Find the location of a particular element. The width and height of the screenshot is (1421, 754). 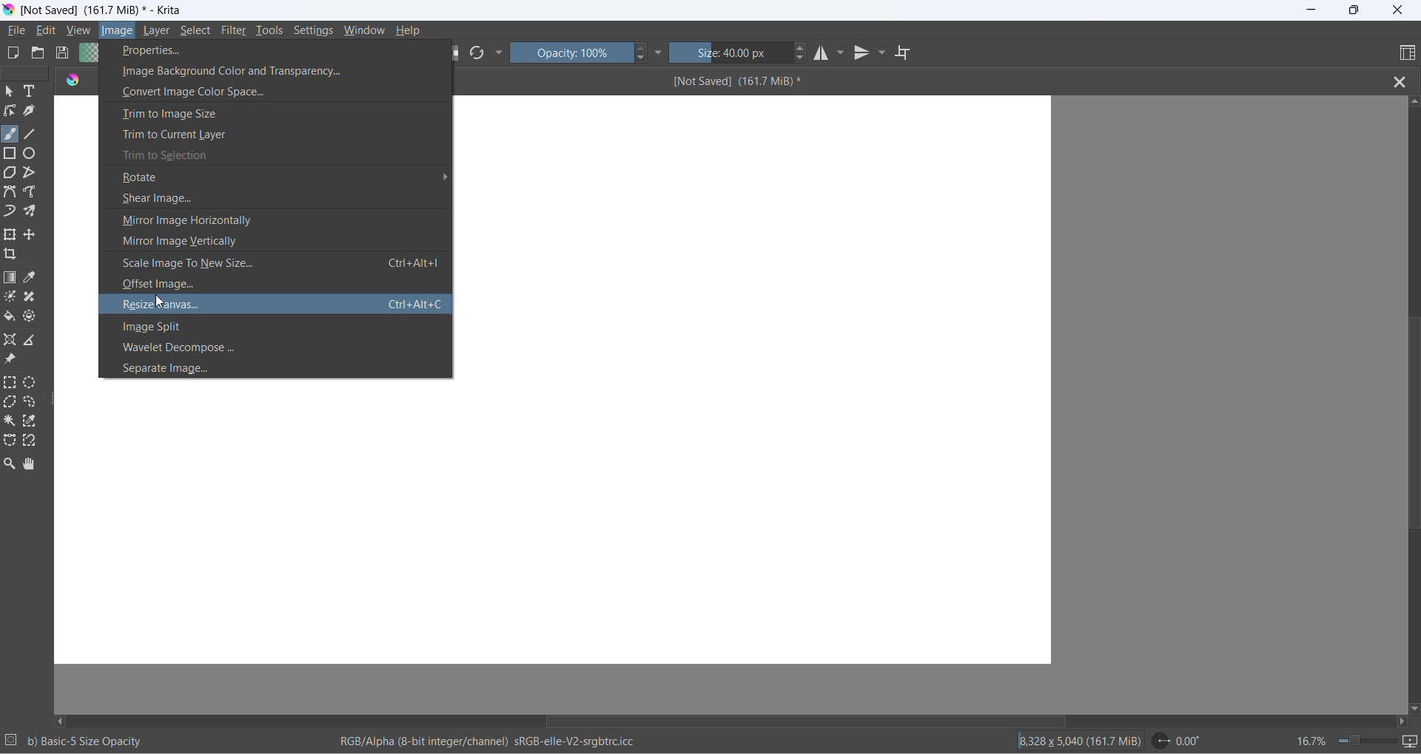

vertical mirror setting dropdown button is located at coordinates (883, 55).